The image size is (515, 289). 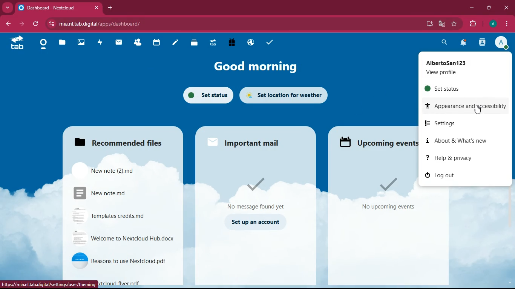 I want to click on google translate, so click(x=441, y=24).